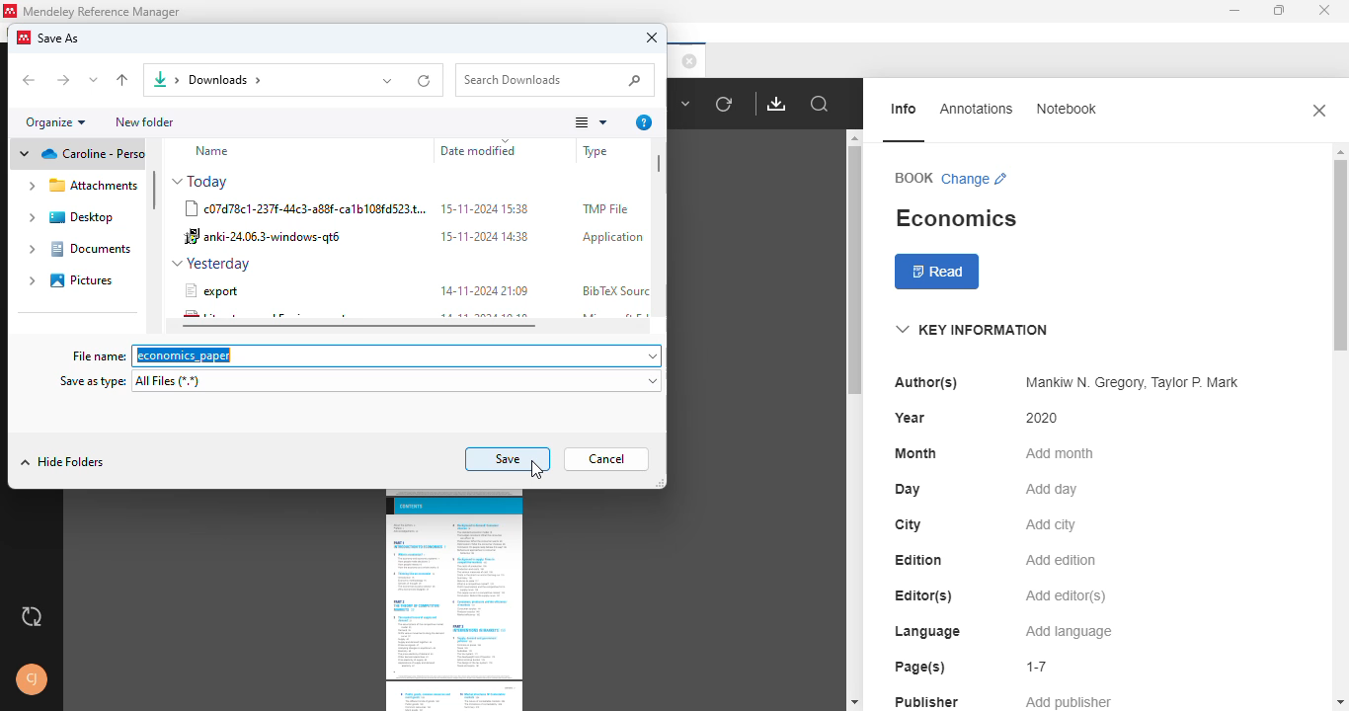 The height and width of the screenshot is (711, 1349). I want to click on save as type, so click(94, 382).